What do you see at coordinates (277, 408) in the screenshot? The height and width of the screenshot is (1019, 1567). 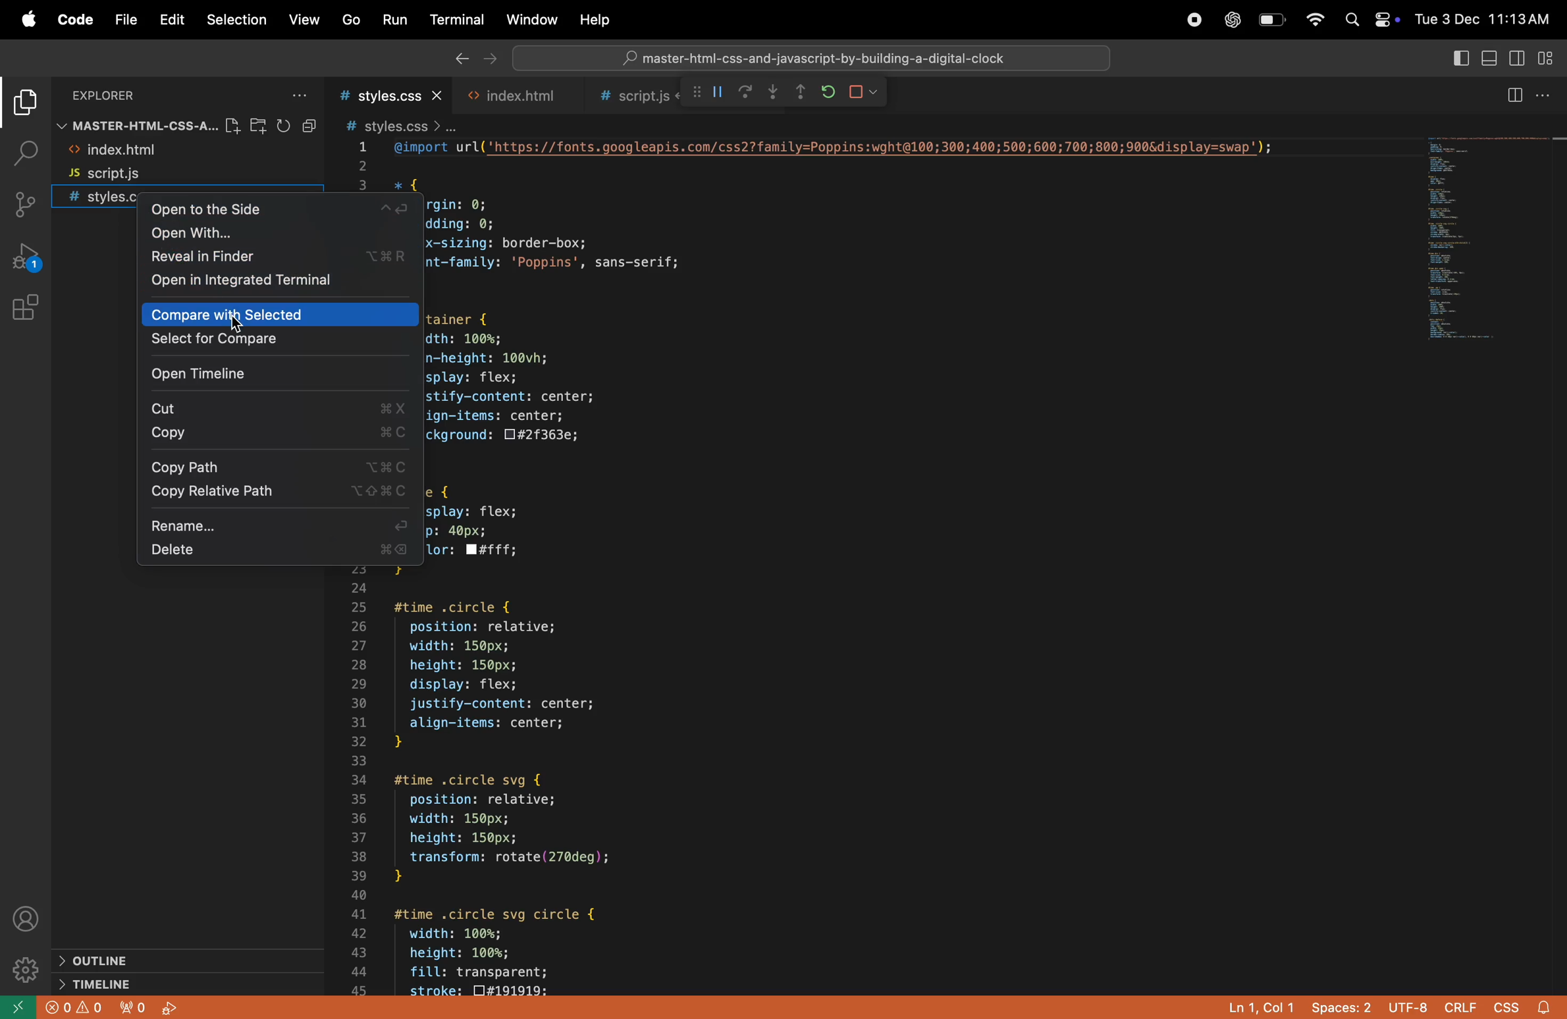 I see `cut` at bounding box center [277, 408].